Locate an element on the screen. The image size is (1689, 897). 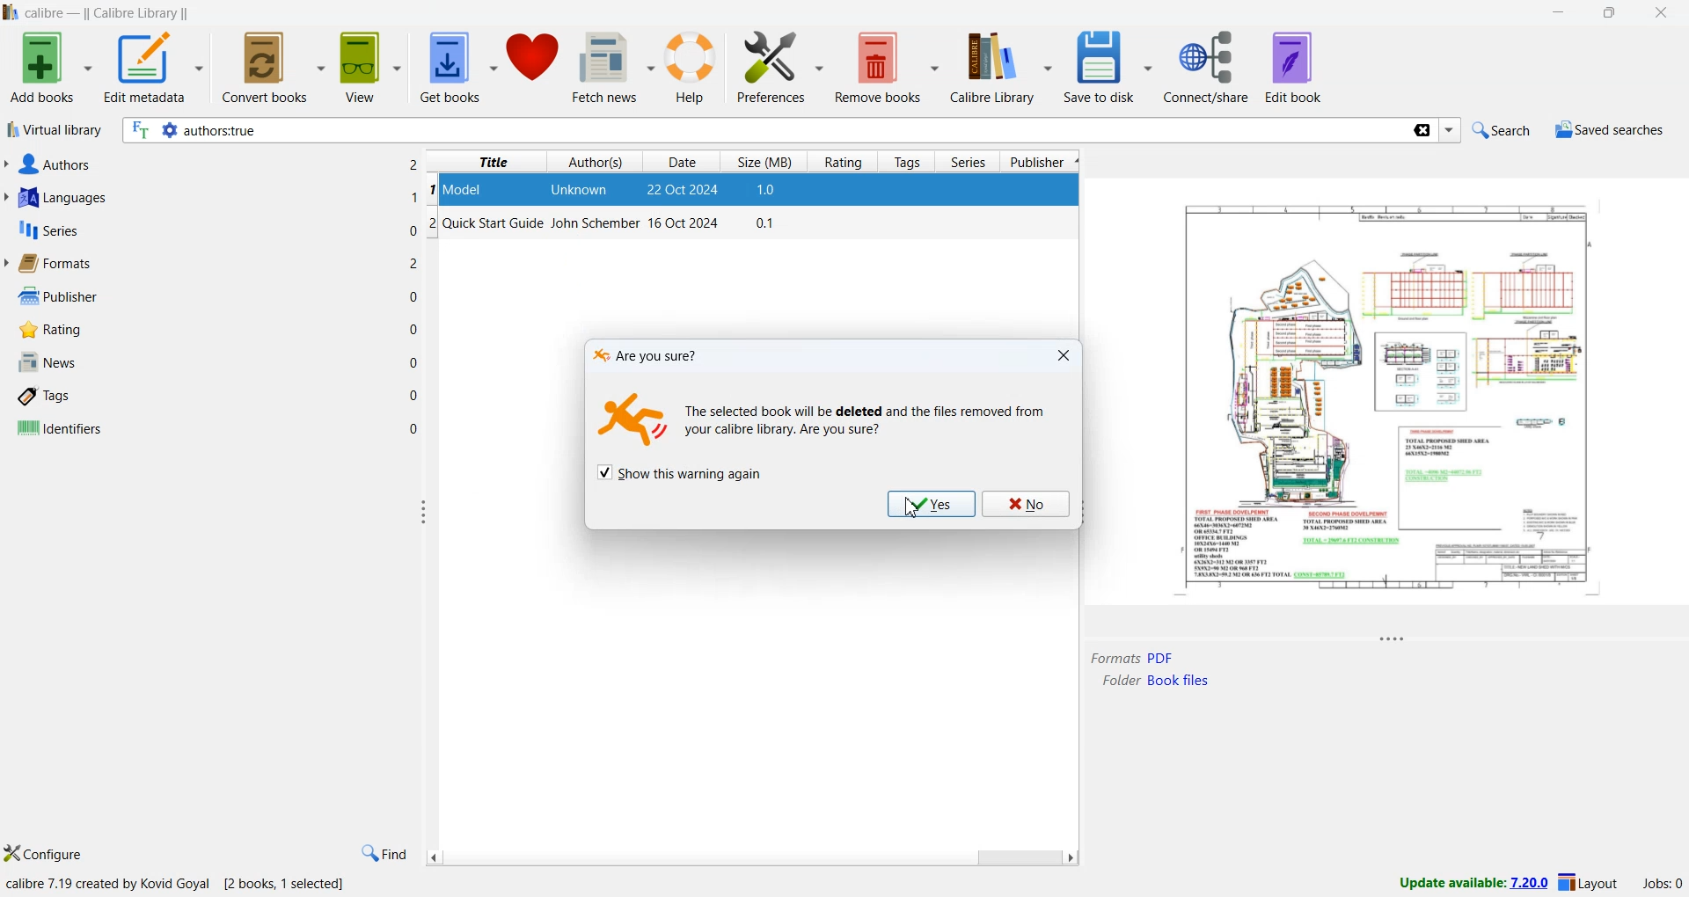
 is located at coordinates (415, 264).